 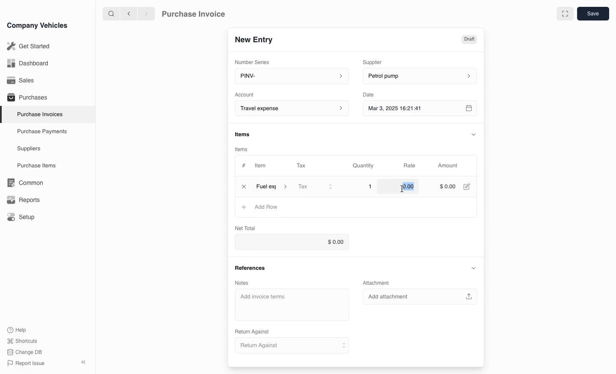 I want to click on close, so click(x=243, y=187).